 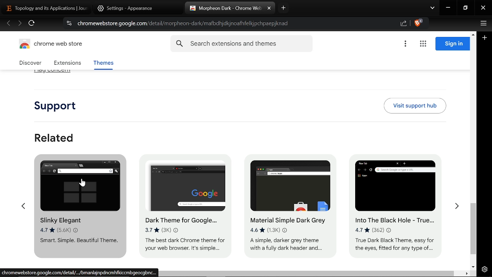 What do you see at coordinates (404, 24) in the screenshot?
I see `Share link` at bounding box center [404, 24].